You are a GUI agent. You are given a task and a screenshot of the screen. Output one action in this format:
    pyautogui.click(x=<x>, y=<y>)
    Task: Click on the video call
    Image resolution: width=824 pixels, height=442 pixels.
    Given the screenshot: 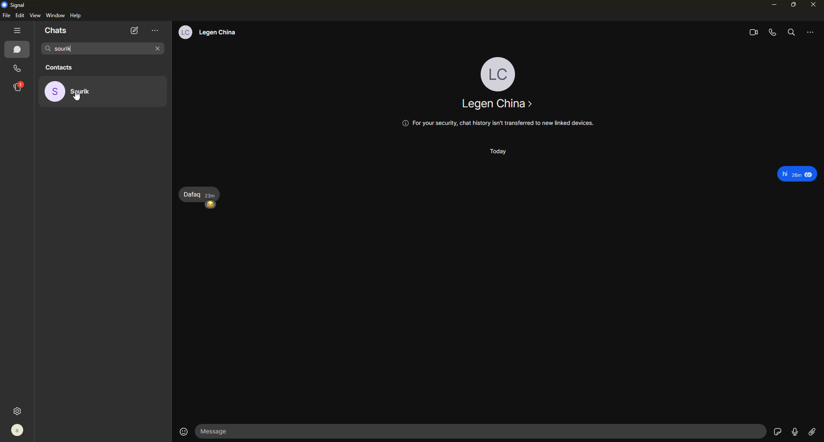 What is the action you would take?
    pyautogui.click(x=750, y=32)
    